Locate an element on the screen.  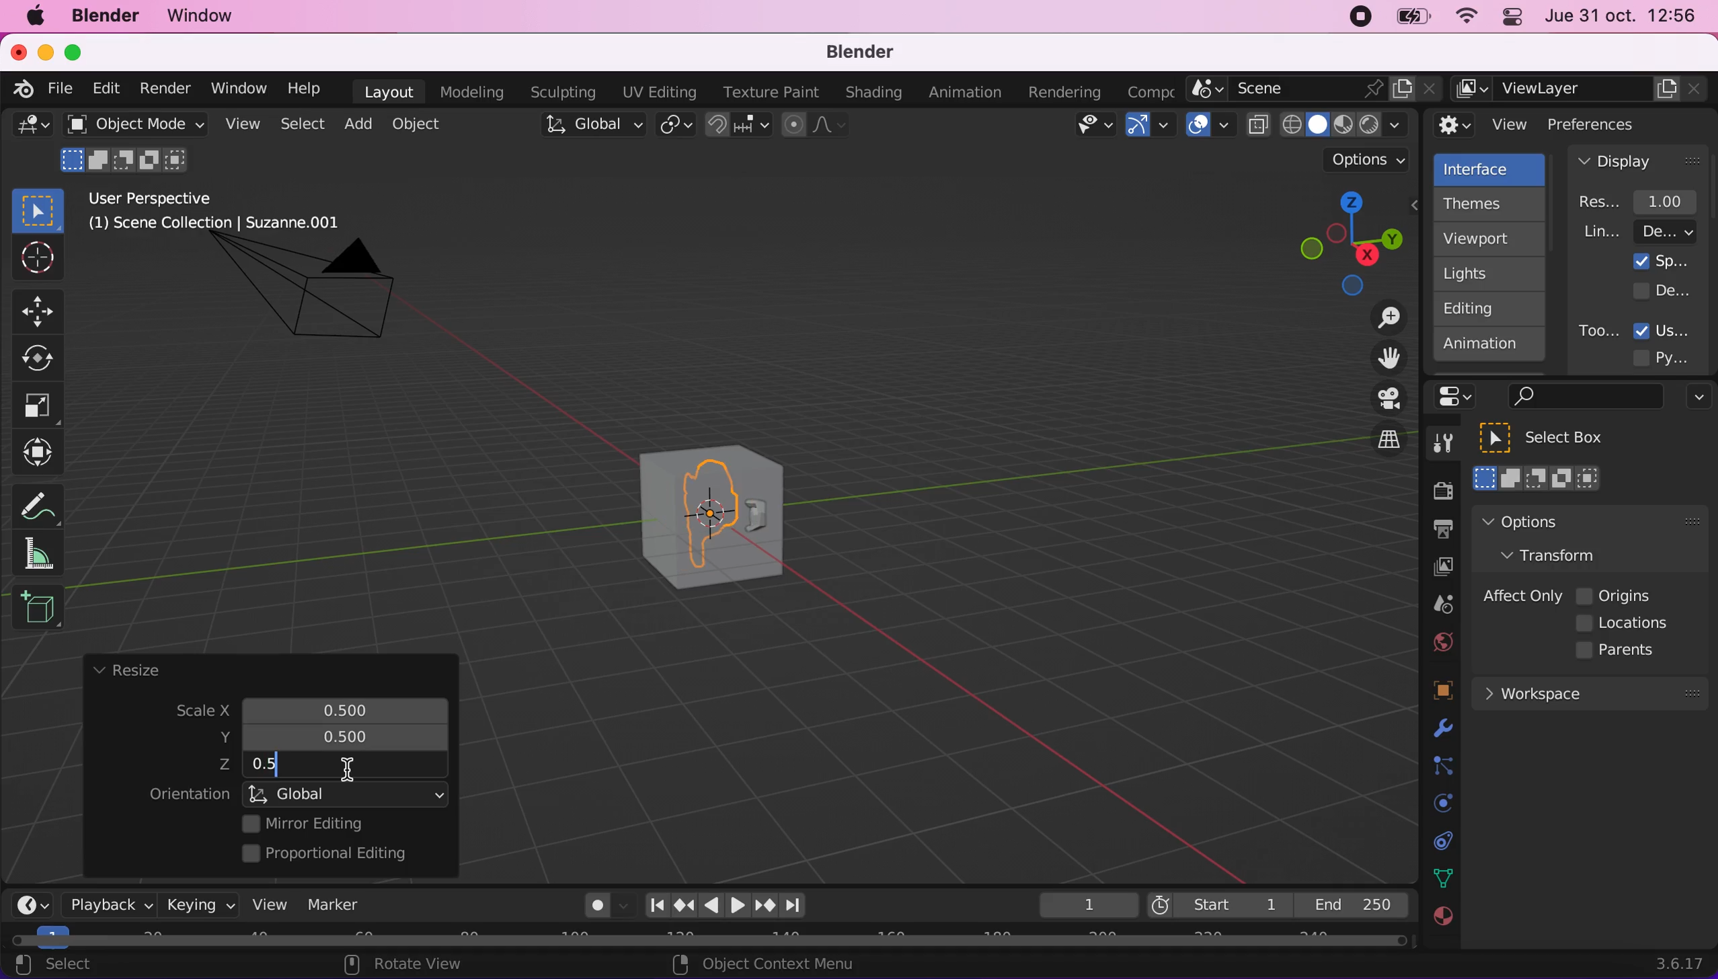
rendering is located at coordinates (1065, 93).